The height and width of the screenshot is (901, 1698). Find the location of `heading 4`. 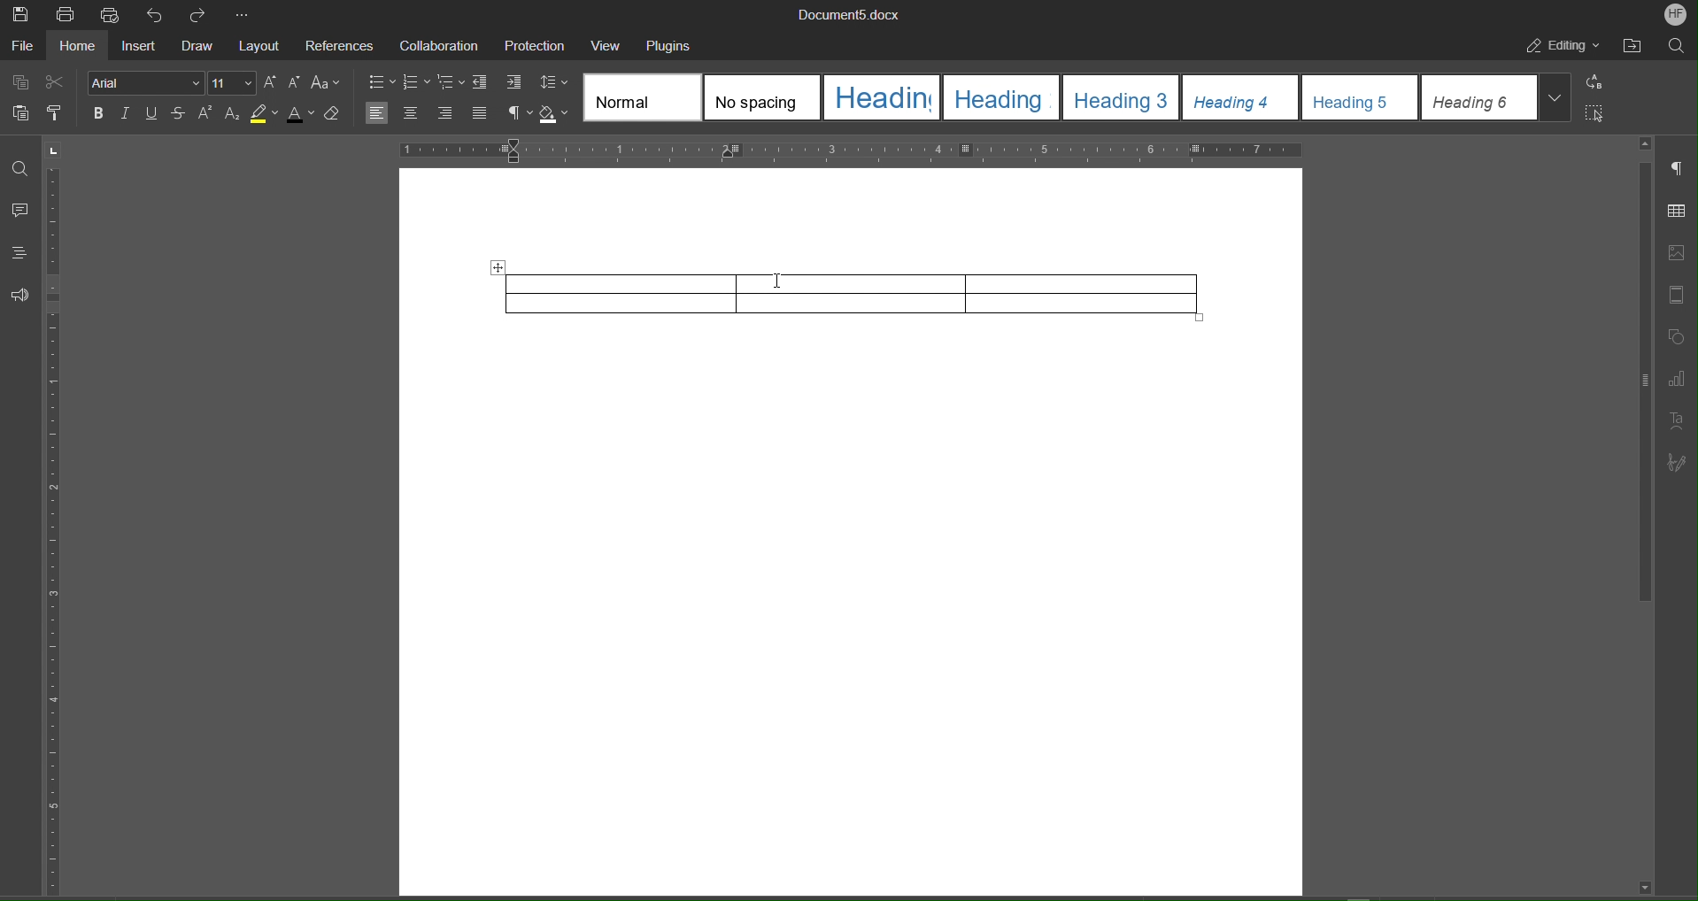

heading 4 is located at coordinates (1241, 97).